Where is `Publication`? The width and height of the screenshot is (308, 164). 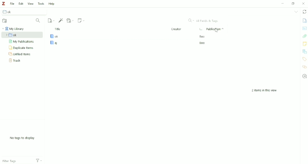
Publication is located at coordinates (215, 30).